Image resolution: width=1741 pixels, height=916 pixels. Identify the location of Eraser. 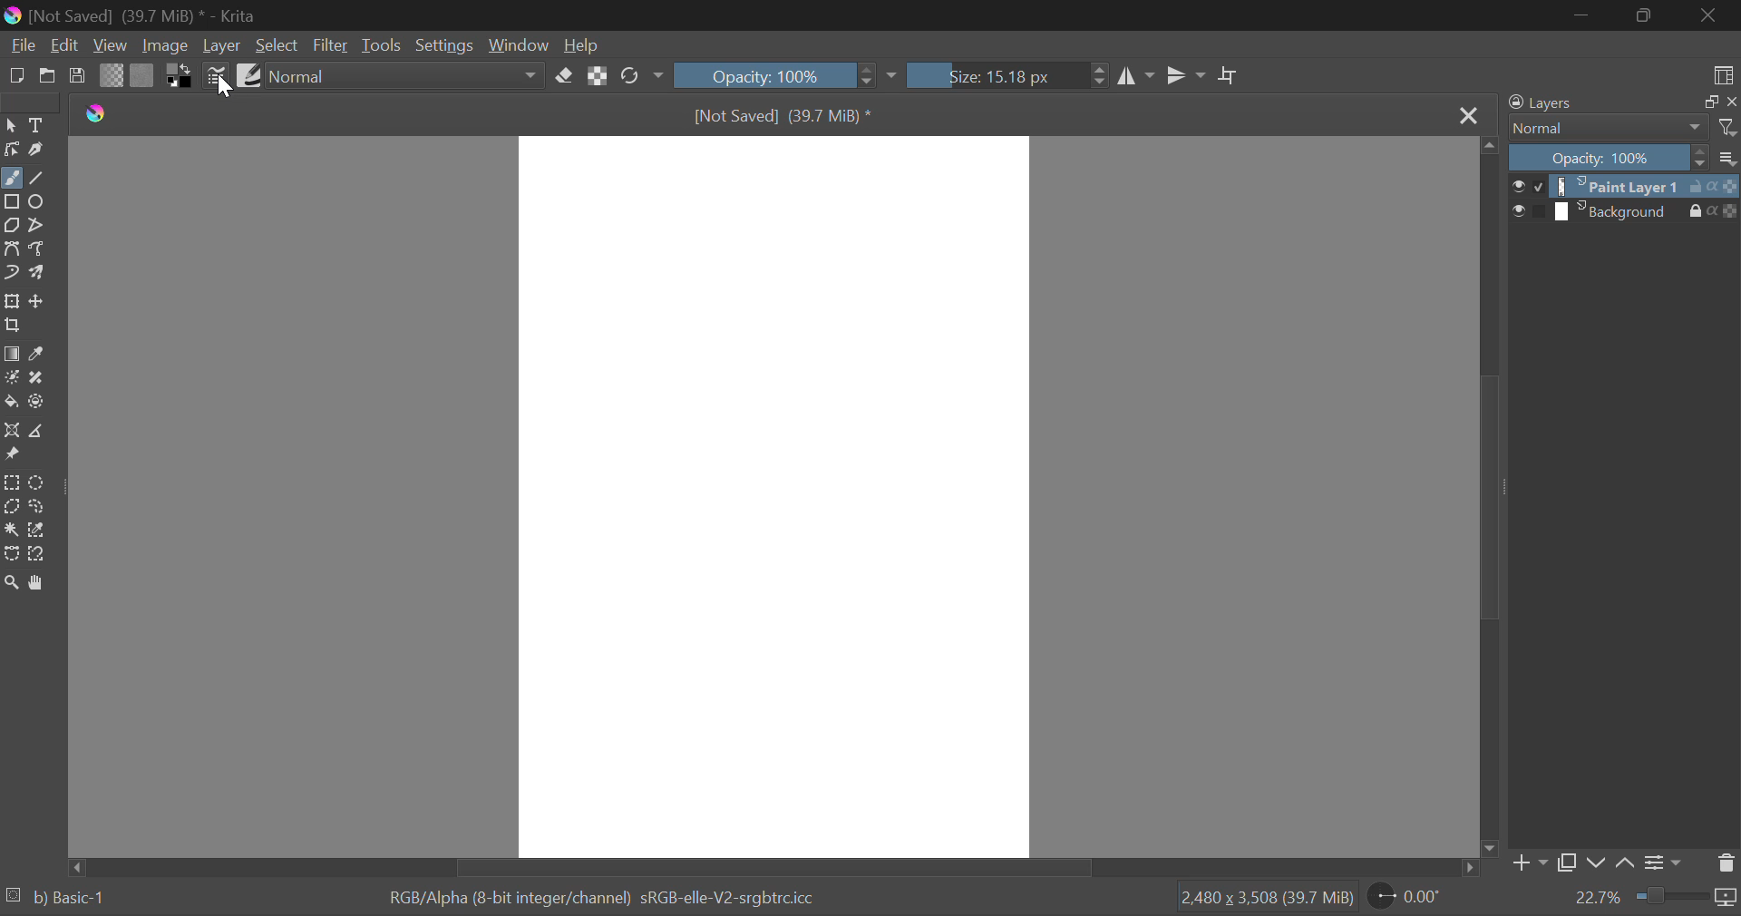
(564, 76).